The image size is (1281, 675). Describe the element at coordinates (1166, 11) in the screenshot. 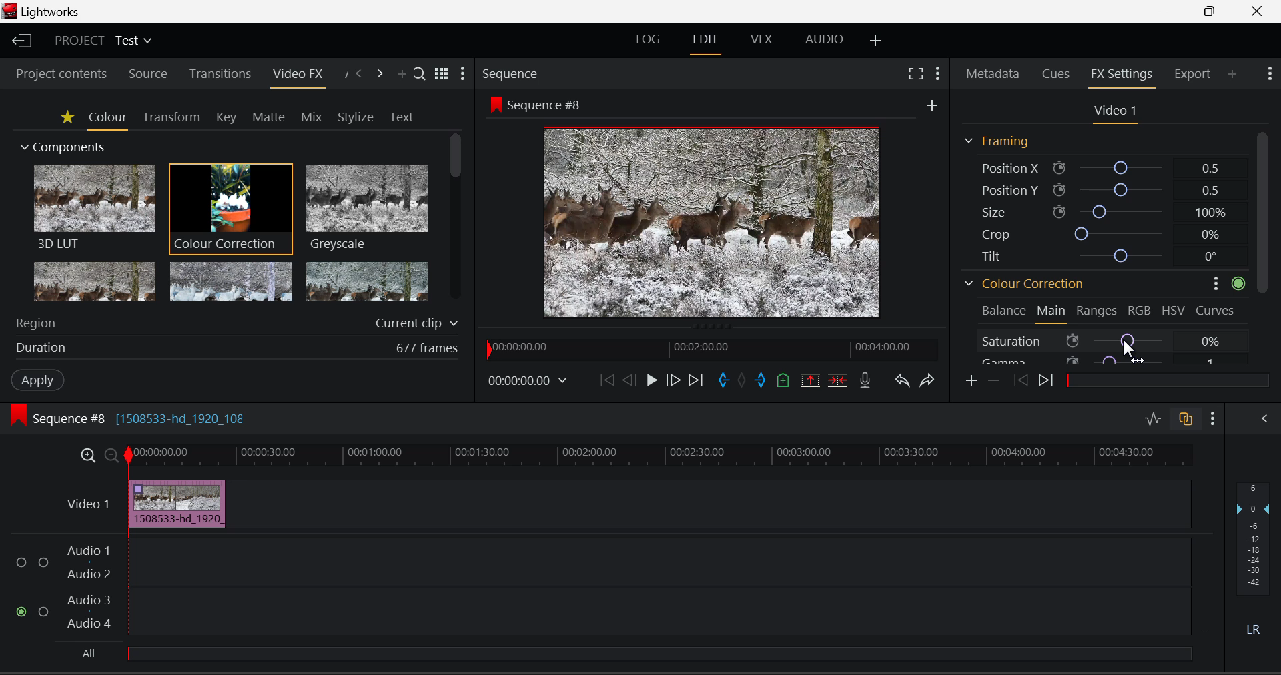

I see `Restore Down` at that location.